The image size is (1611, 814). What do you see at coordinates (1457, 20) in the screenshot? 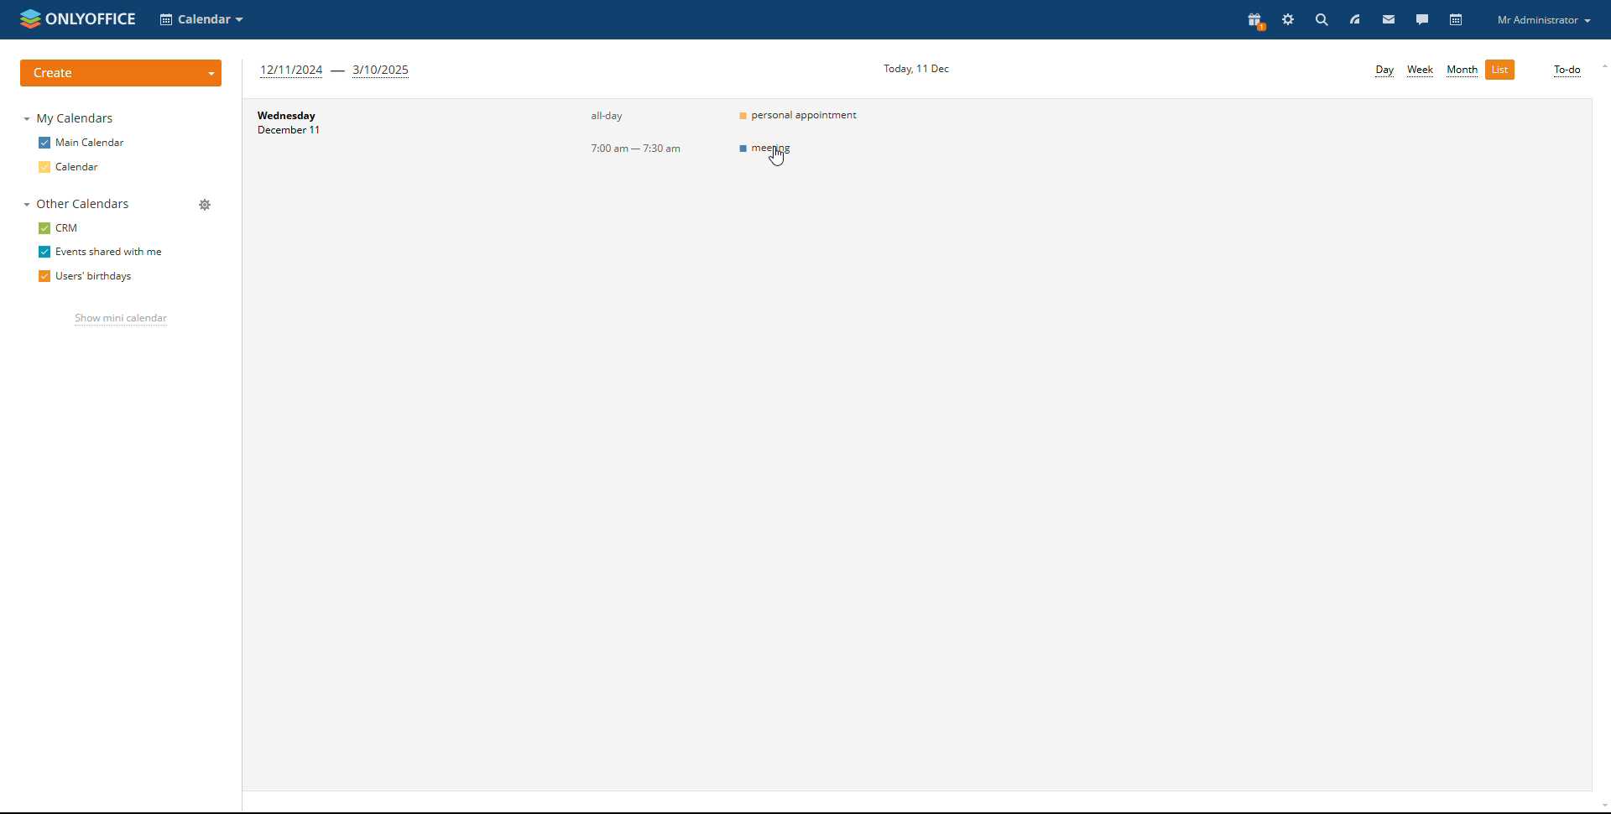
I see `calendar` at bounding box center [1457, 20].